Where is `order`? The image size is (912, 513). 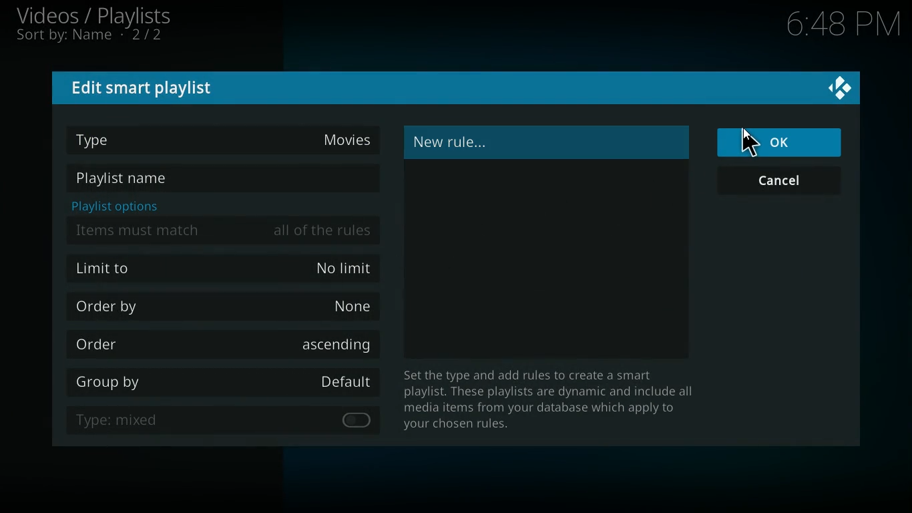 order is located at coordinates (226, 345).